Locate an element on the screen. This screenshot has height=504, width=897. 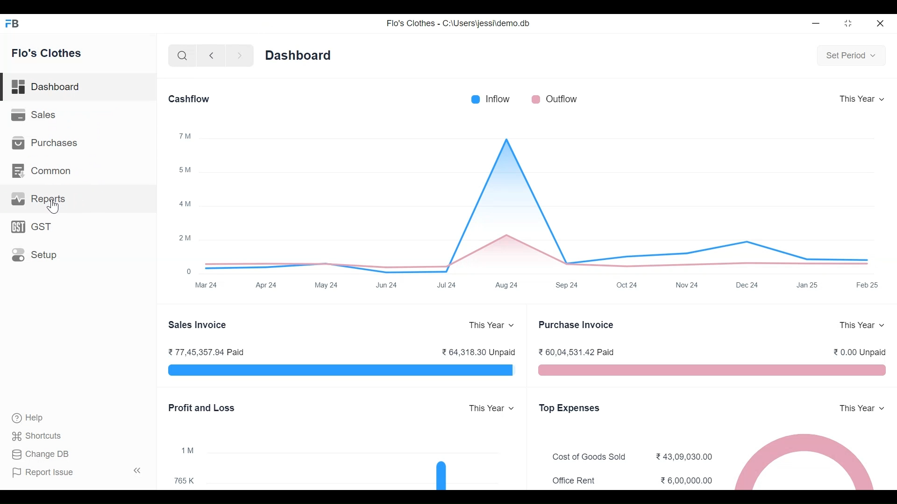
Nov 24 is located at coordinates (687, 286).